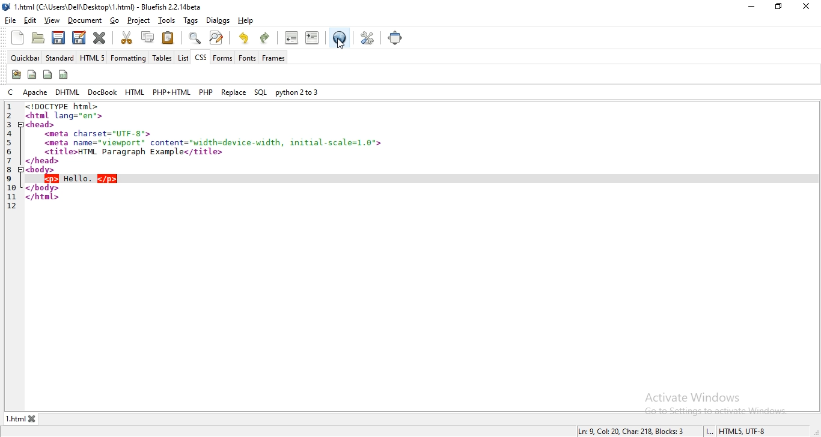  What do you see at coordinates (339, 38) in the screenshot?
I see `preview in browser` at bounding box center [339, 38].